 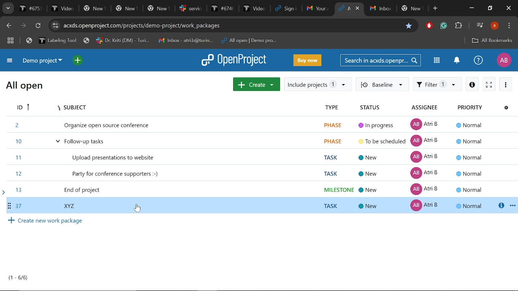 I want to click on profile, so click(x=495, y=25).